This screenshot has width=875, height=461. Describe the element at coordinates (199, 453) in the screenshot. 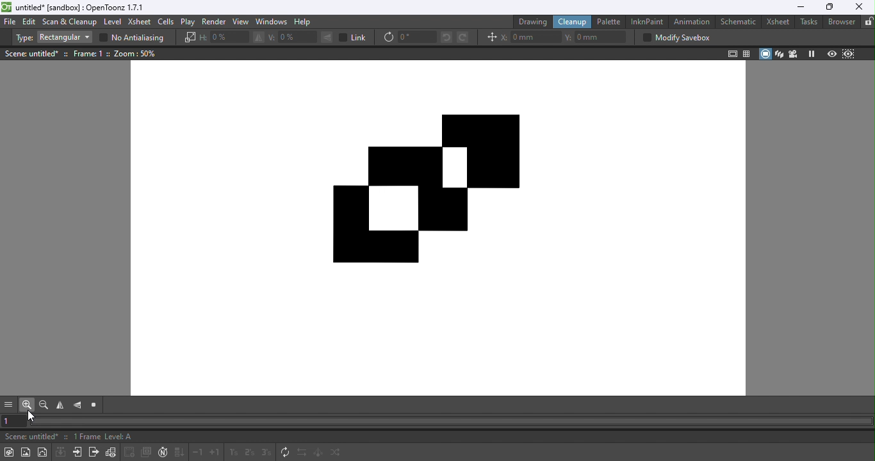

I see `Decrease step` at that location.